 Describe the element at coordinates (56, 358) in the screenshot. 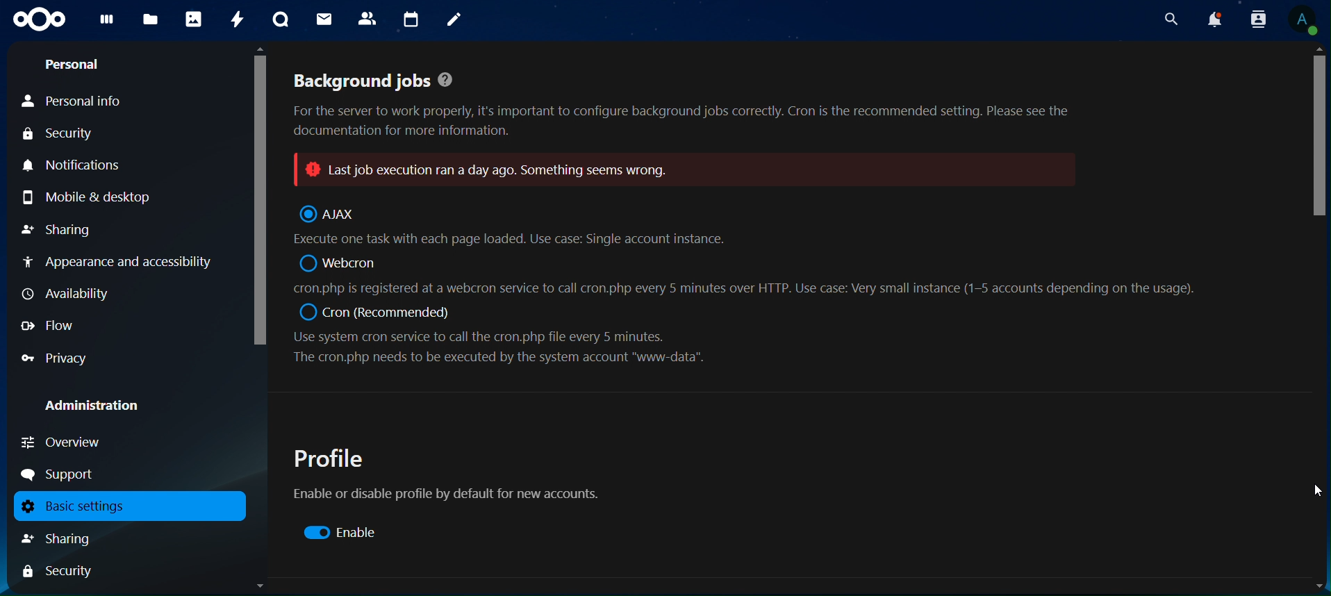

I see `privacy` at that location.